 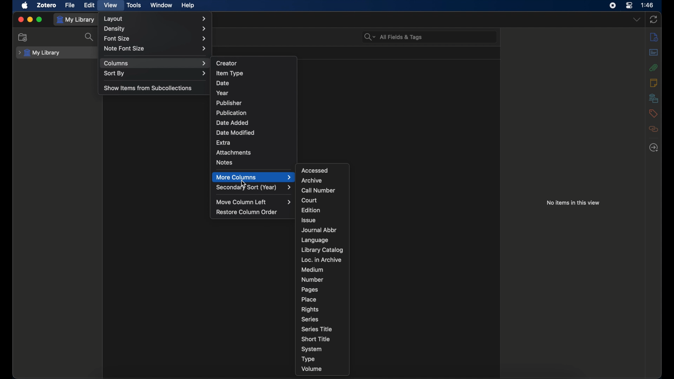 I want to click on tags, so click(x=652, y=113).